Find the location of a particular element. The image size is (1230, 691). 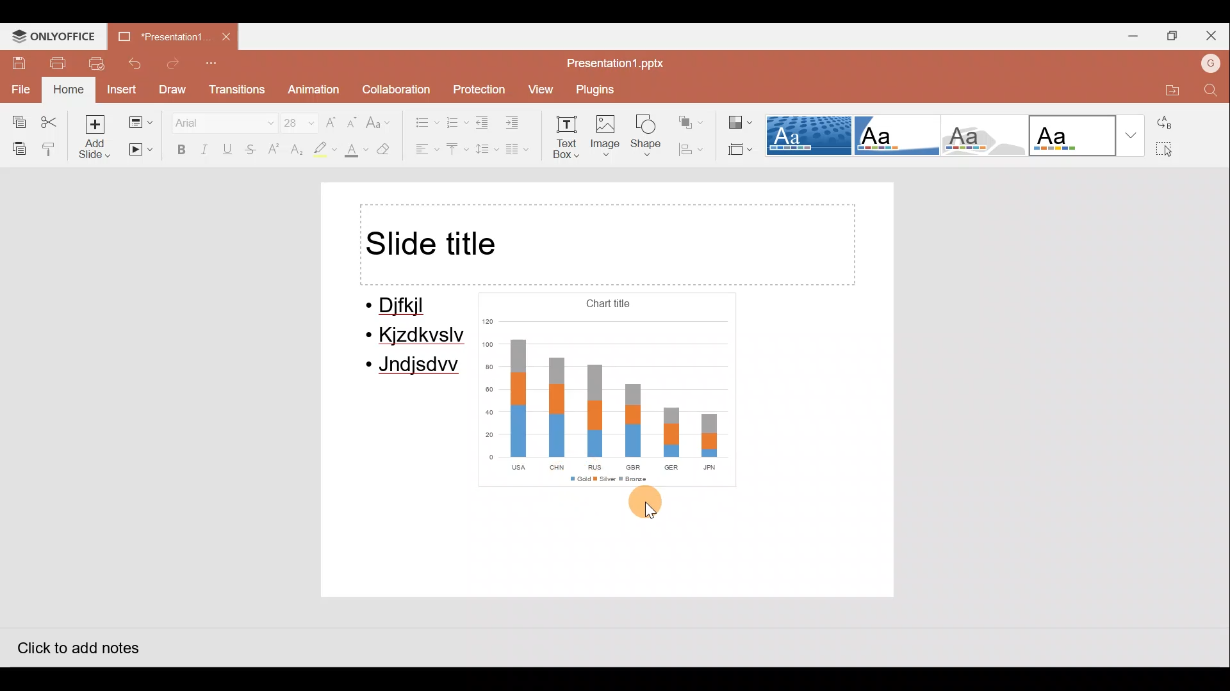

Minimize is located at coordinates (1130, 38).